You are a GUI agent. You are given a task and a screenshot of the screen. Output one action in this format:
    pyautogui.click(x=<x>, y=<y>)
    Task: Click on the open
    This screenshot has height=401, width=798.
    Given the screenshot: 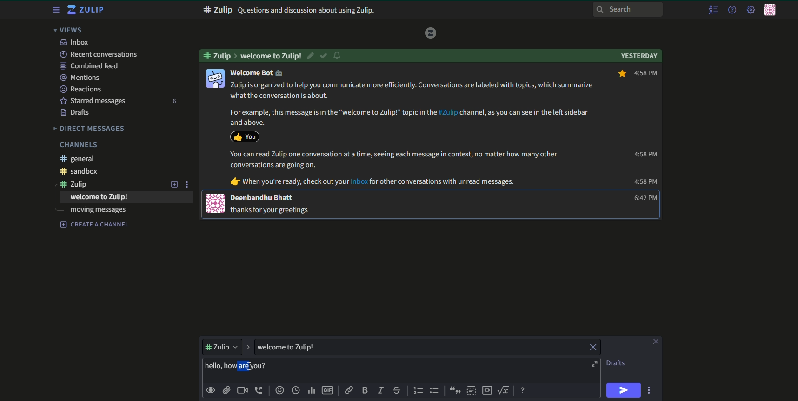 What is the action you would take?
    pyautogui.click(x=593, y=364)
    